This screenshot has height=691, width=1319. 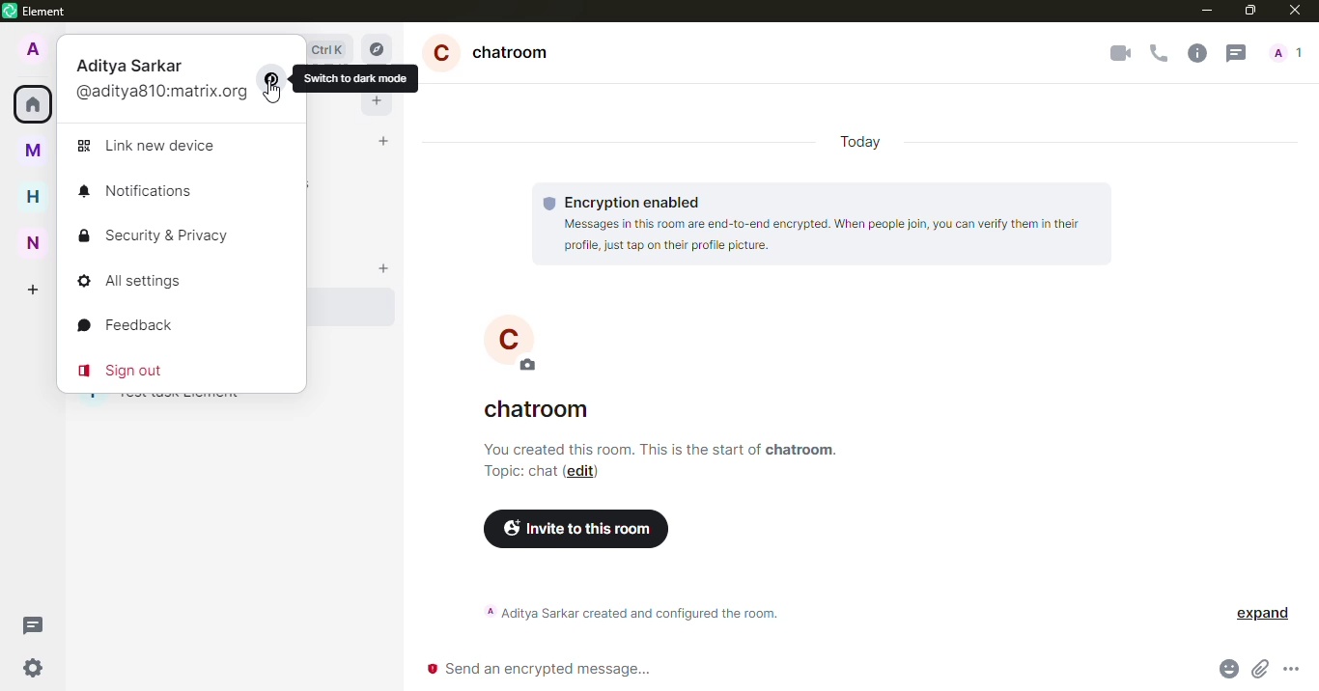 What do you see at coordinates (140, 191) in the screenshot?
I see `notifications` at bounding box center [140, 191].